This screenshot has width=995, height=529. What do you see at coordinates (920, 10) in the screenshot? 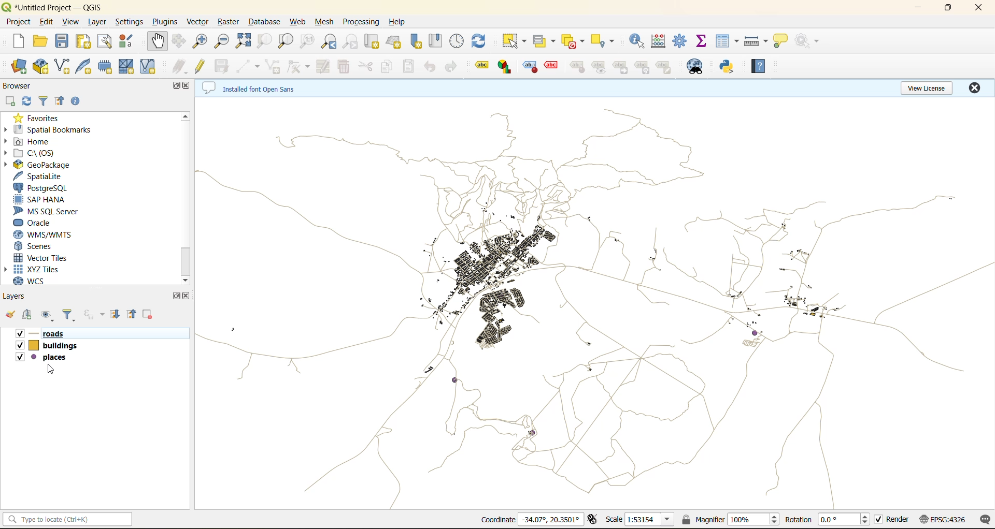
I see `minimize` at bounding box center [920, 10].